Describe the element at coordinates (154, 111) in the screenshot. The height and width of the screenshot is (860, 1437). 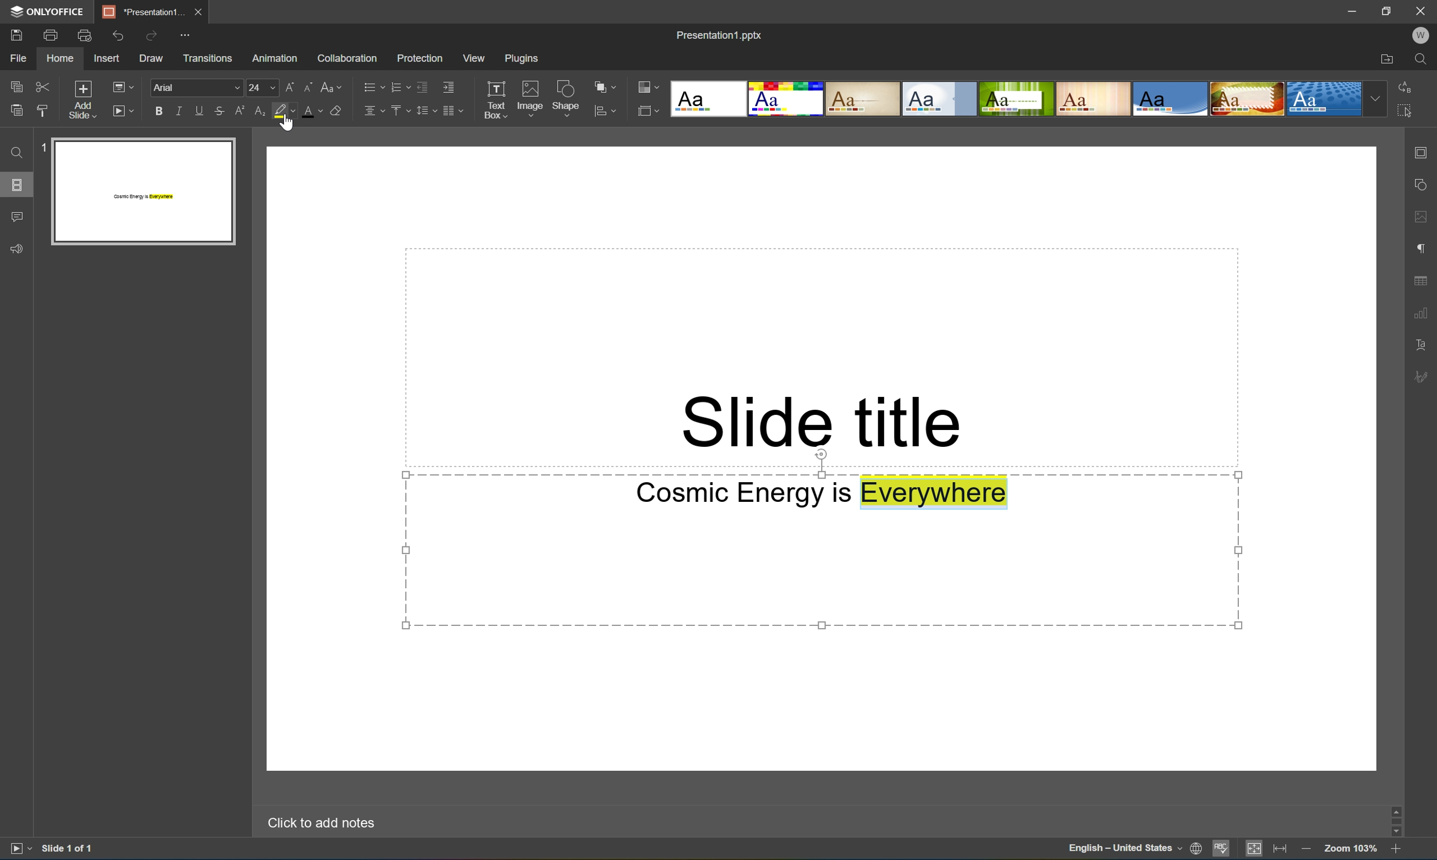
I see `Bold` at that location.